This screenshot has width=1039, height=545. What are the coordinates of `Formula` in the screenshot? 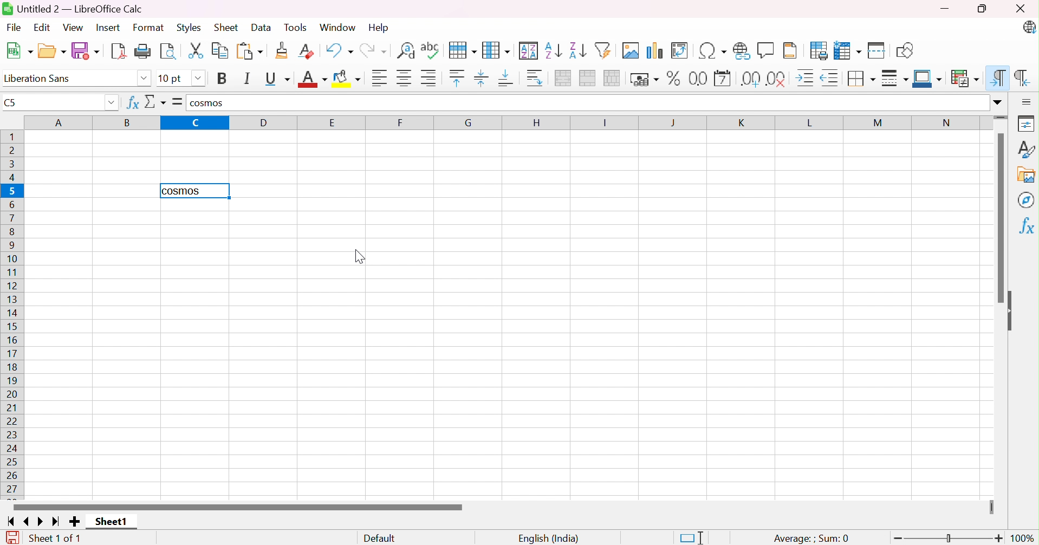 It's located at (178, 101).